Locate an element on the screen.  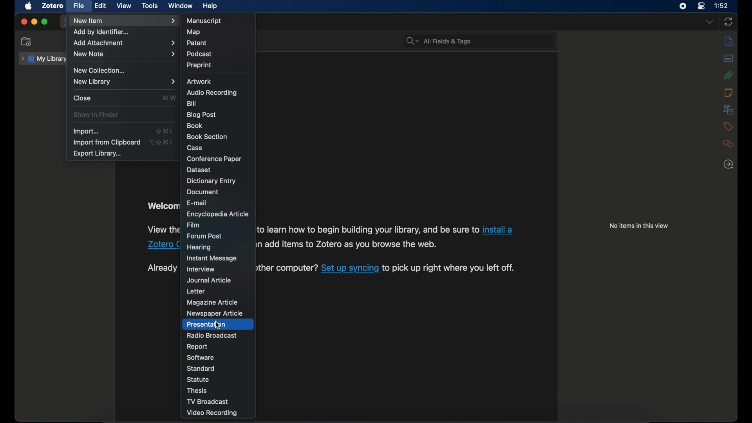
export library is located at coordinates (97, 154).